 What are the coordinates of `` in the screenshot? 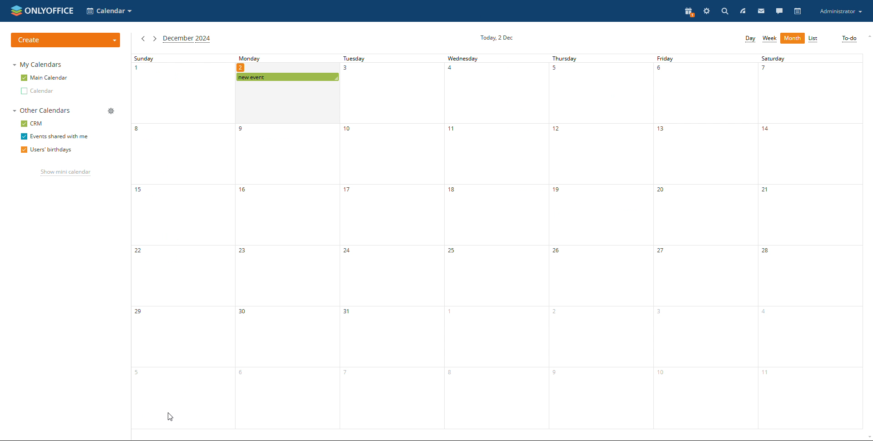 It's located at (186, 39).